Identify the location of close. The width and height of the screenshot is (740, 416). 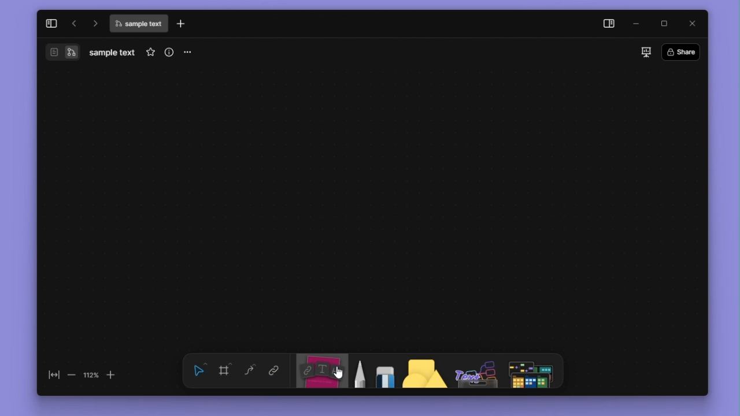
(692, 24).